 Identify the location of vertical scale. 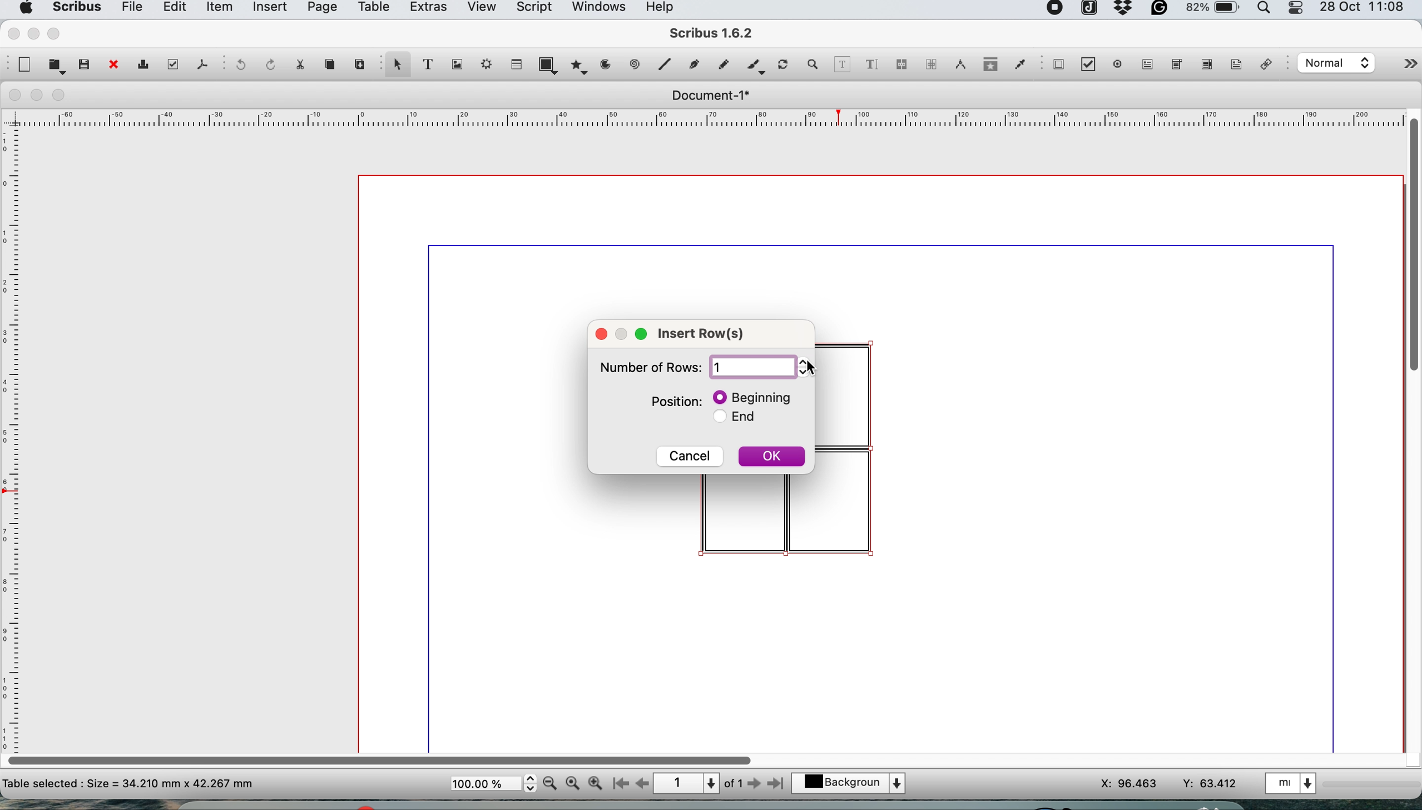
(14, 427).